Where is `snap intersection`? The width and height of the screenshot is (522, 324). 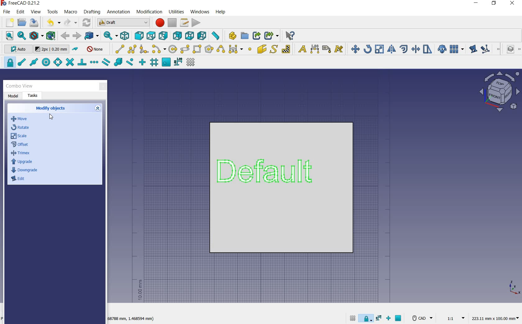
snap intersection is located at coordinates (69, 62).